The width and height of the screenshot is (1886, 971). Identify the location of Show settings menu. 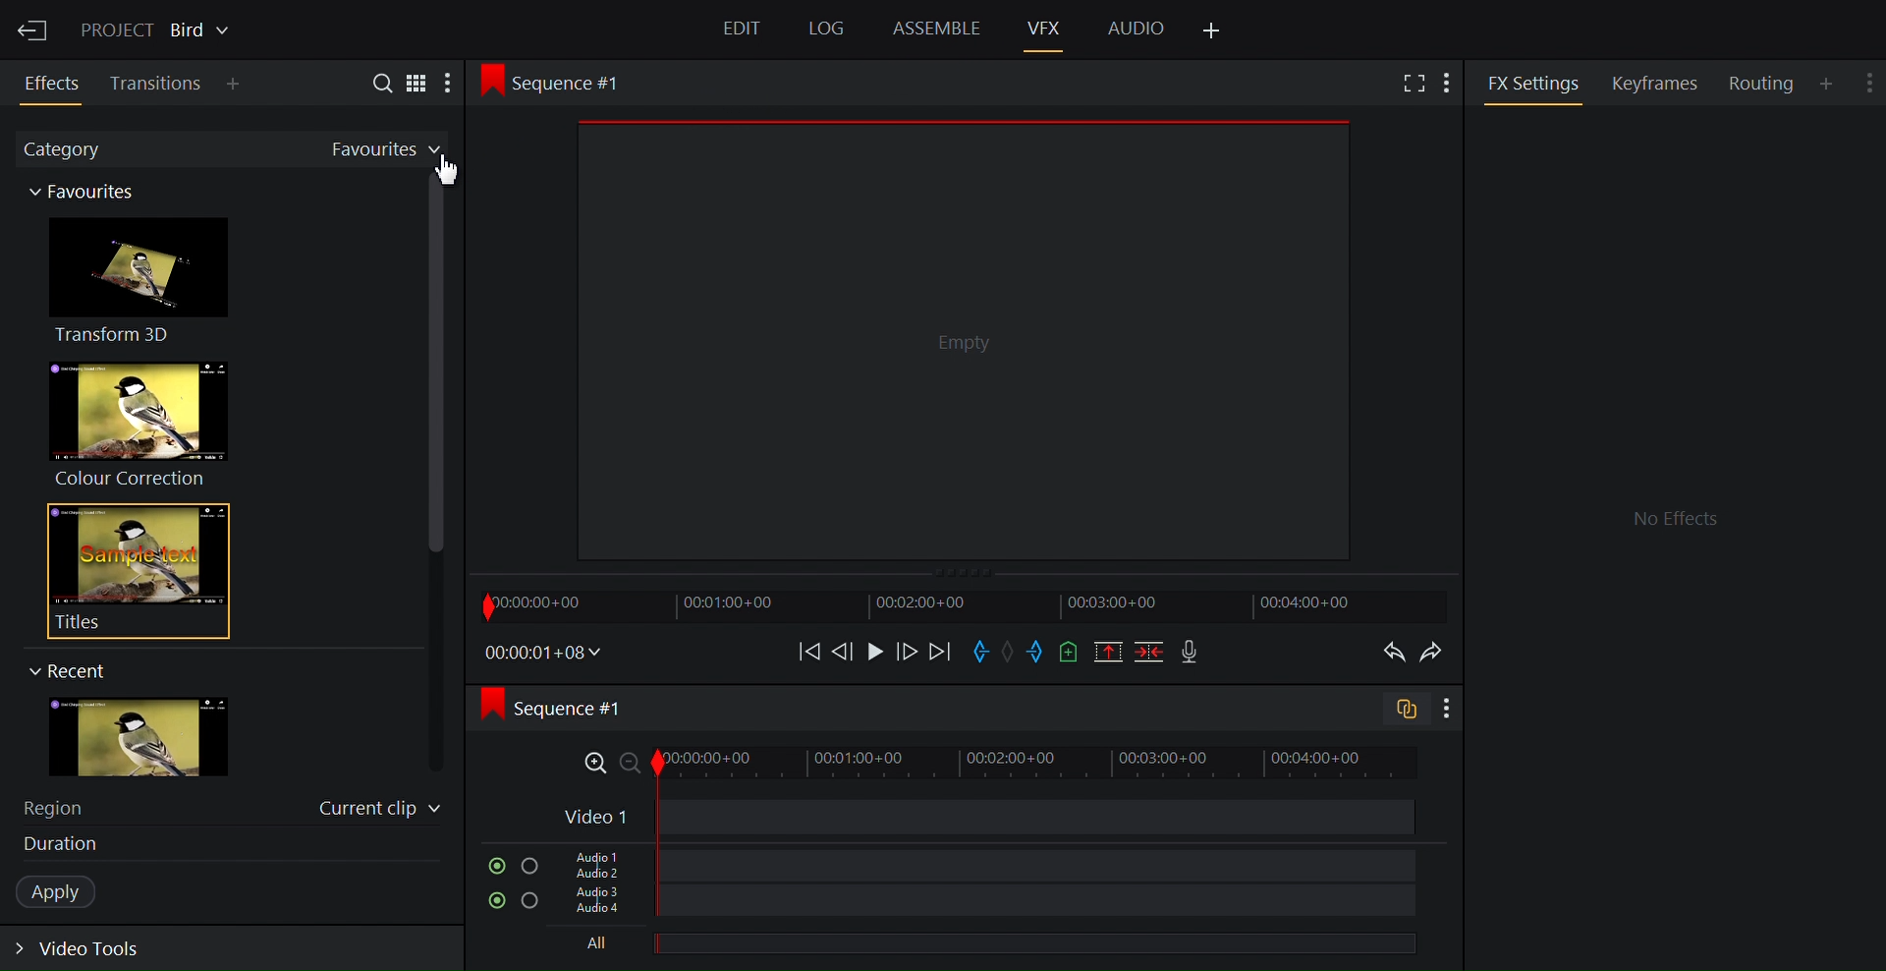
(1445, 710).